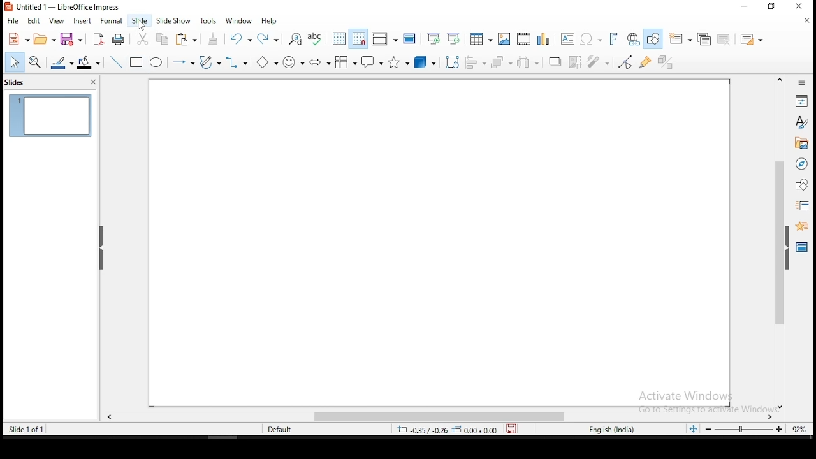 Image resolution: width=816 pixels, height=459 pixels. I want to click on 0.00x0.00, so click(476, 430).